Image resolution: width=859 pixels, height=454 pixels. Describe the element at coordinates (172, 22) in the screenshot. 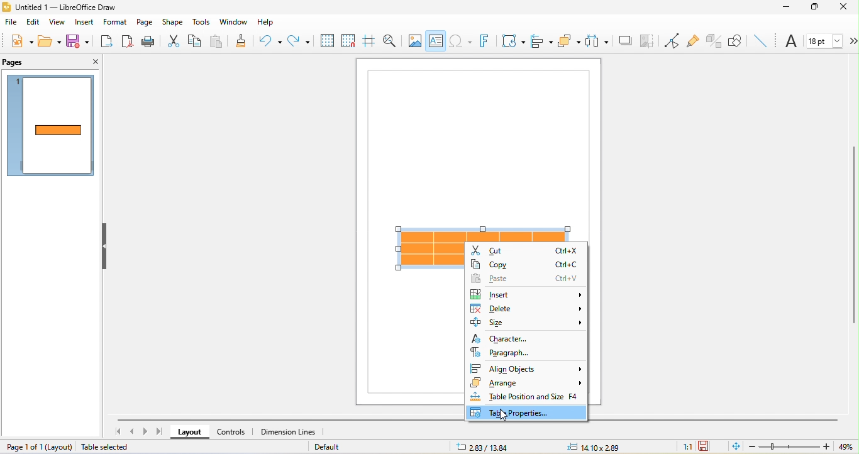

I see `shape` at that location.